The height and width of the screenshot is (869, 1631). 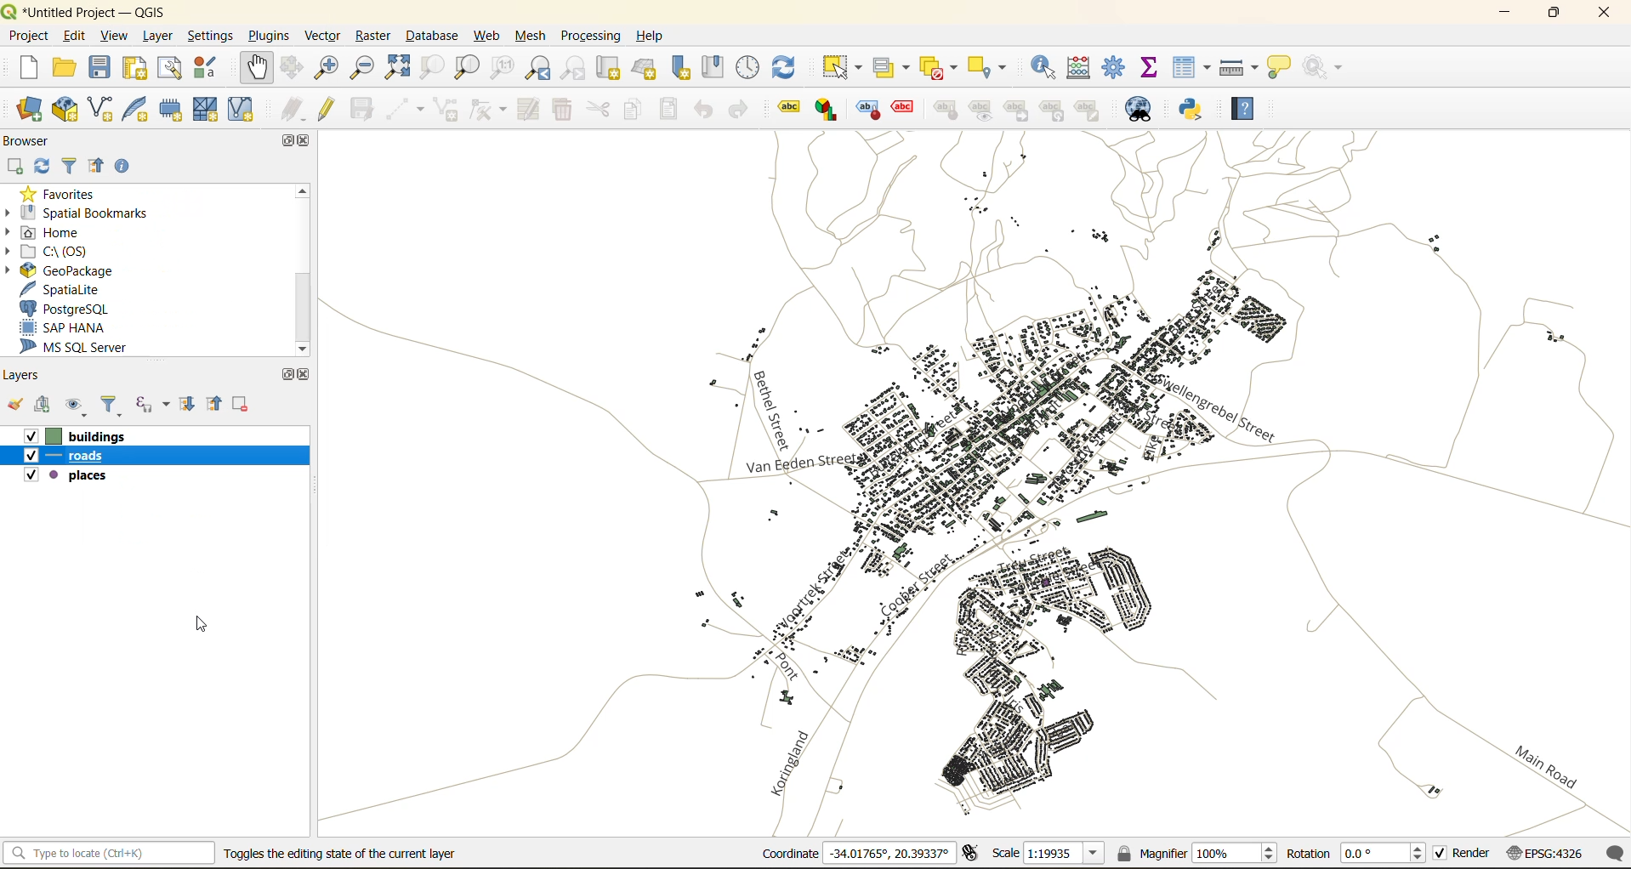 What do you see at coordinates (1042, 69) in the screenshot?
I see `identify features` at bounding box center [1042, 69].